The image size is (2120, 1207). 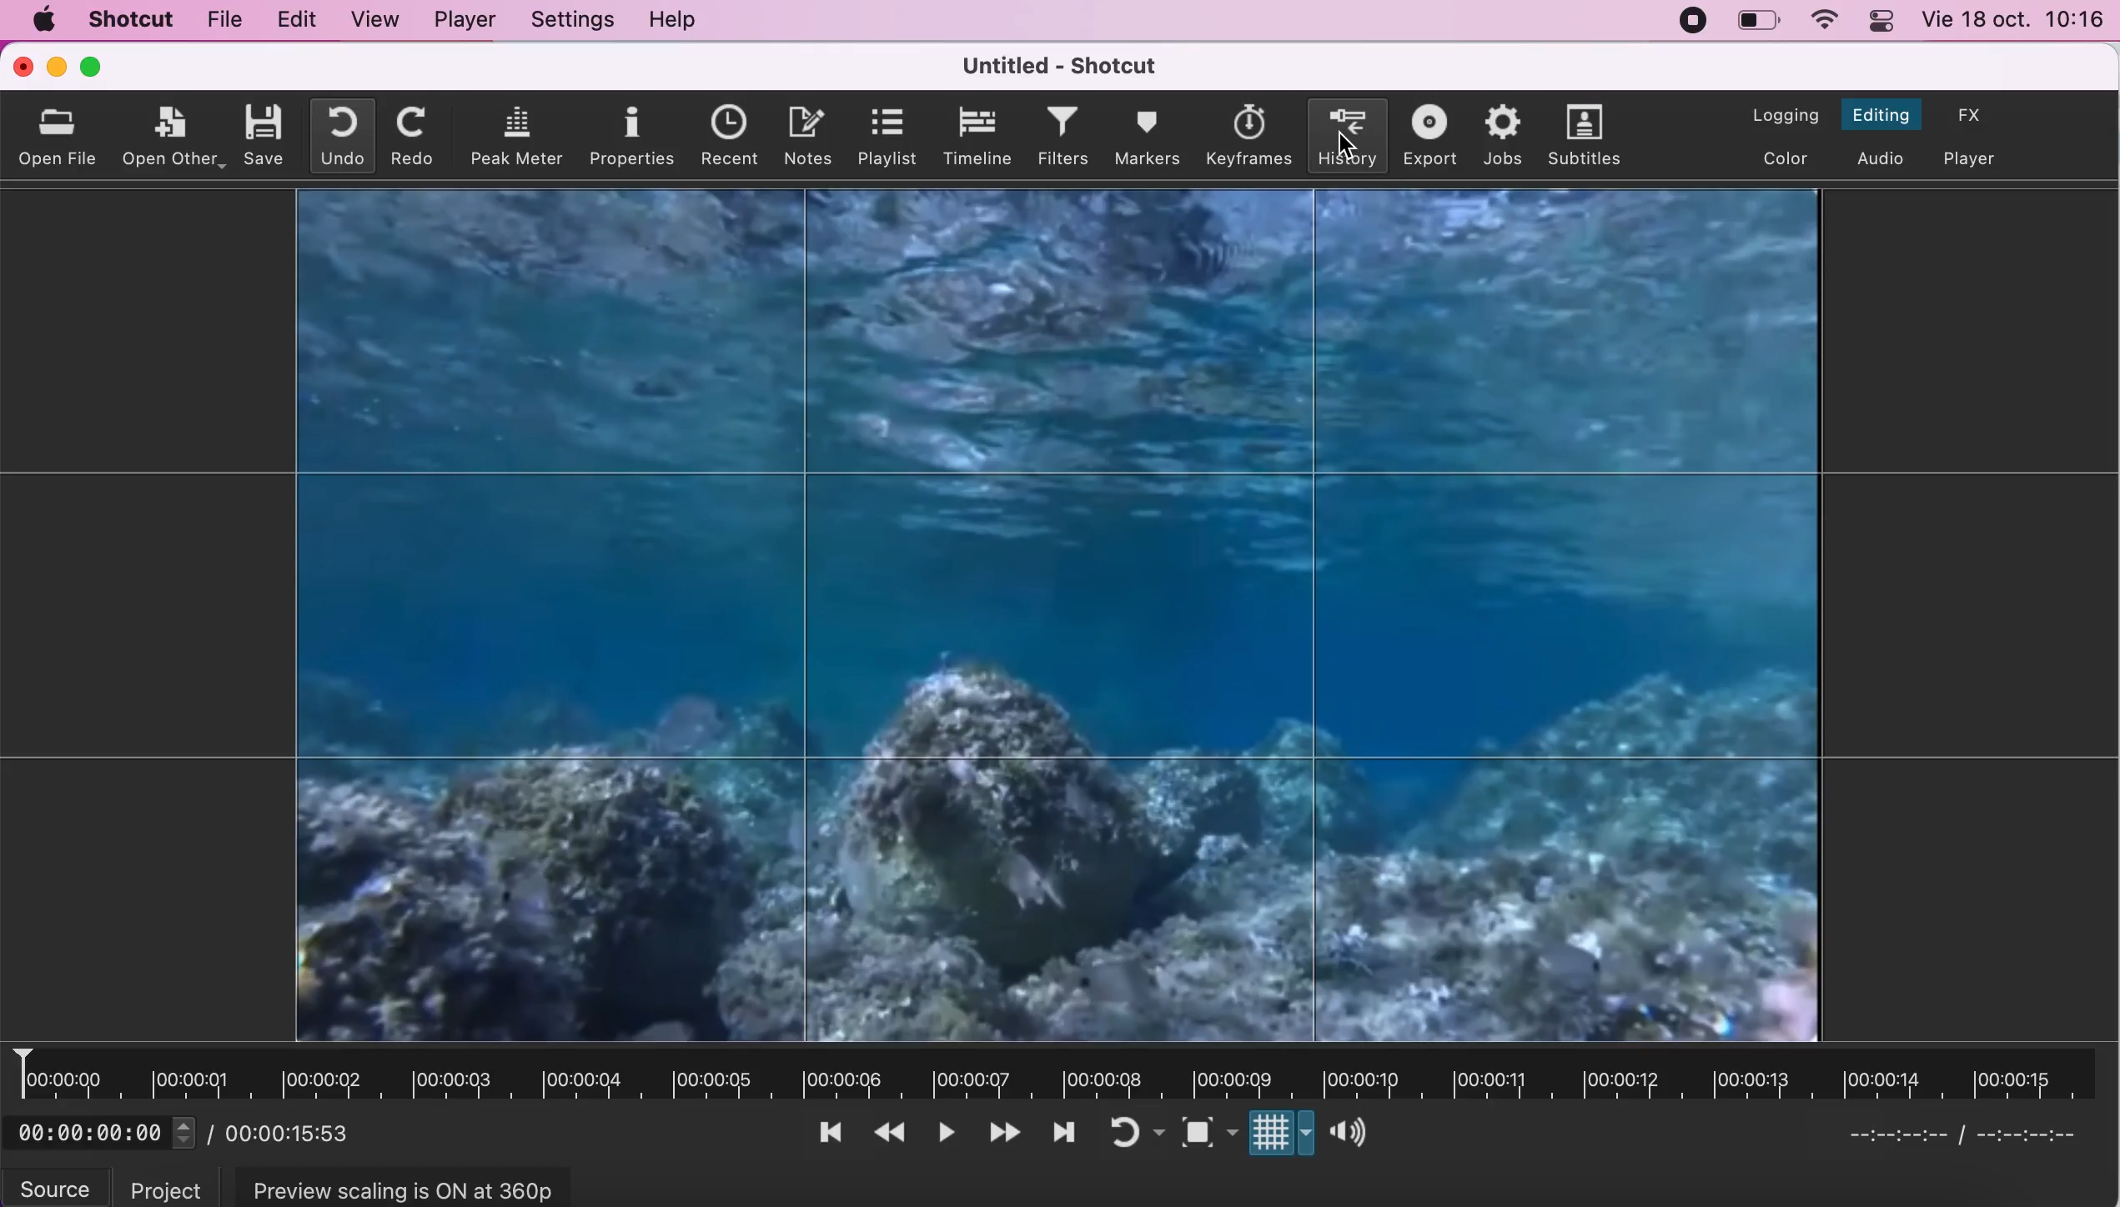 What do you see at coordinates (108, 1134) in the screenshot?
I see `00:00:00:00` at bounding box center [108, 1134].